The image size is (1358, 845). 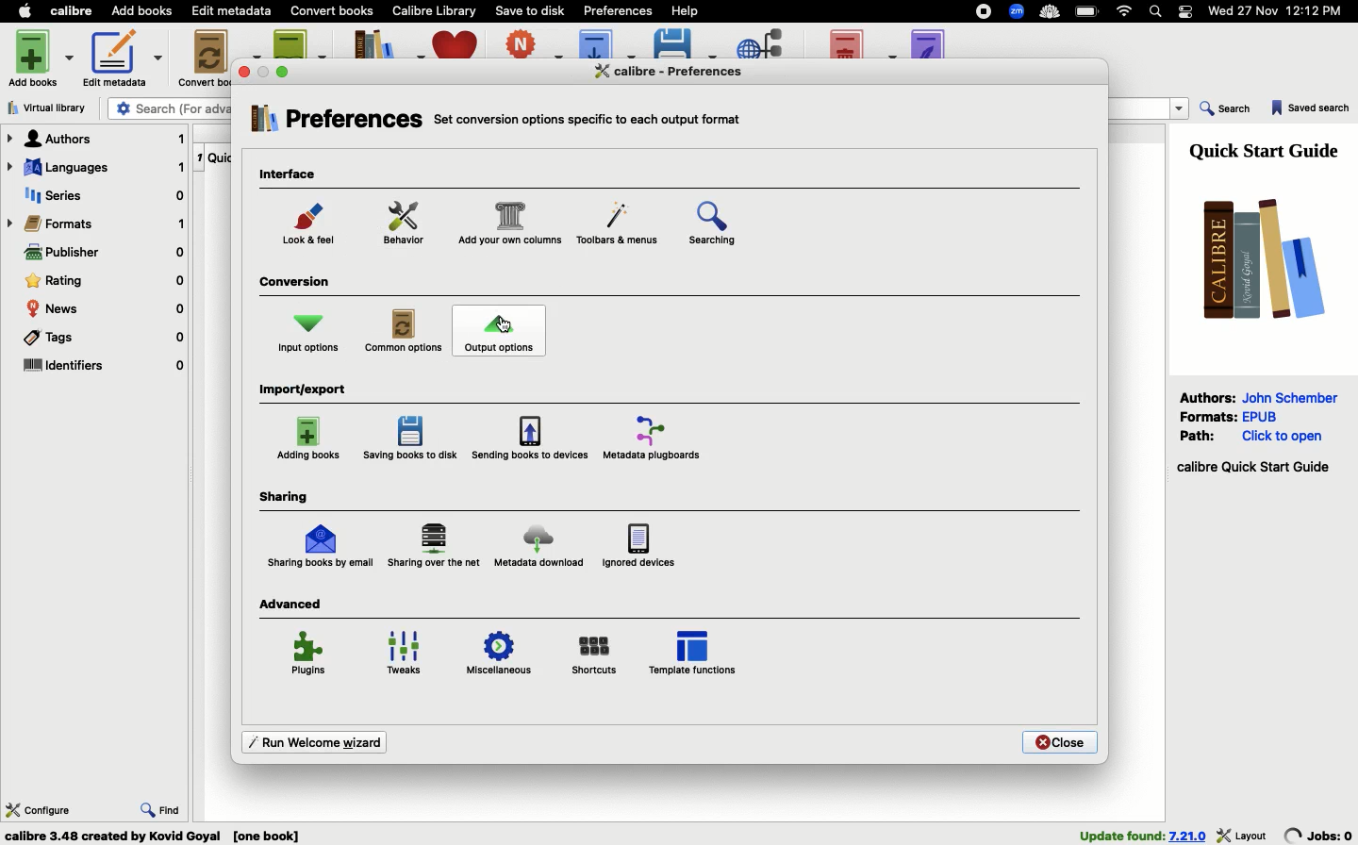 What do you see at coordinates (312, 228) in the screenshot?
I see `Look and feel` at bounding box center [312, 228].